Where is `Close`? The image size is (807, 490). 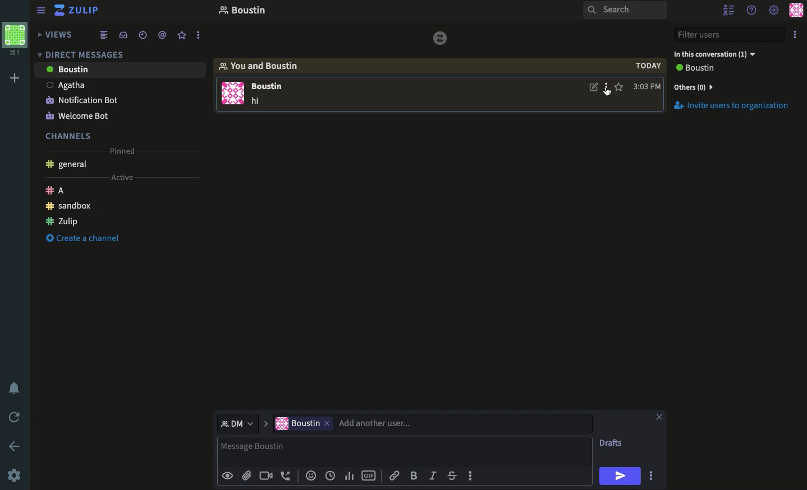
Close is located at coordinates (660, 416).